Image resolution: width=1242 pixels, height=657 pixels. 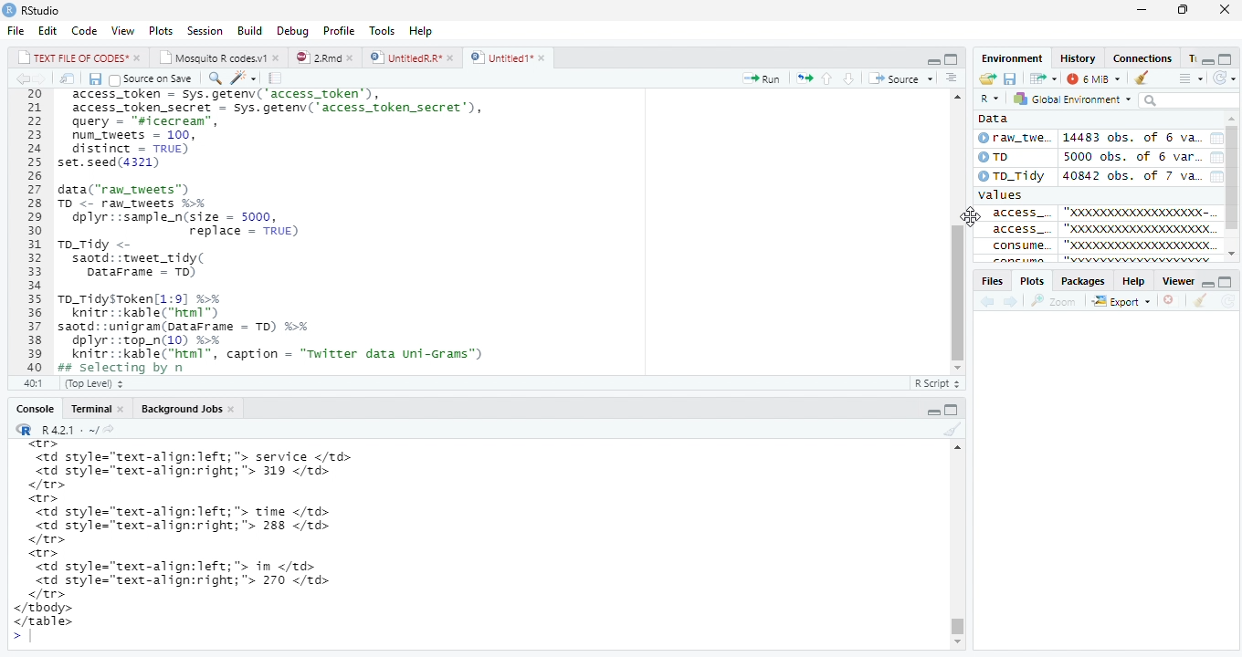 What do you see at coordinates (1227, 78) in the screenshot?
I see `refresh` at bounding box center [1227, 78].